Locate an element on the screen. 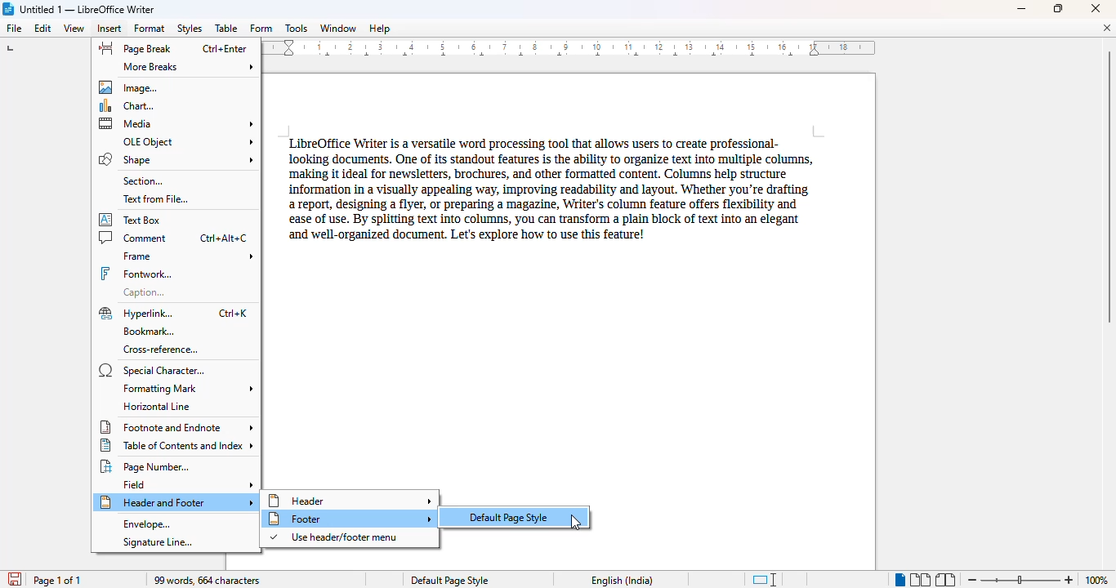  fontwork is located at coordinates (136, 274).